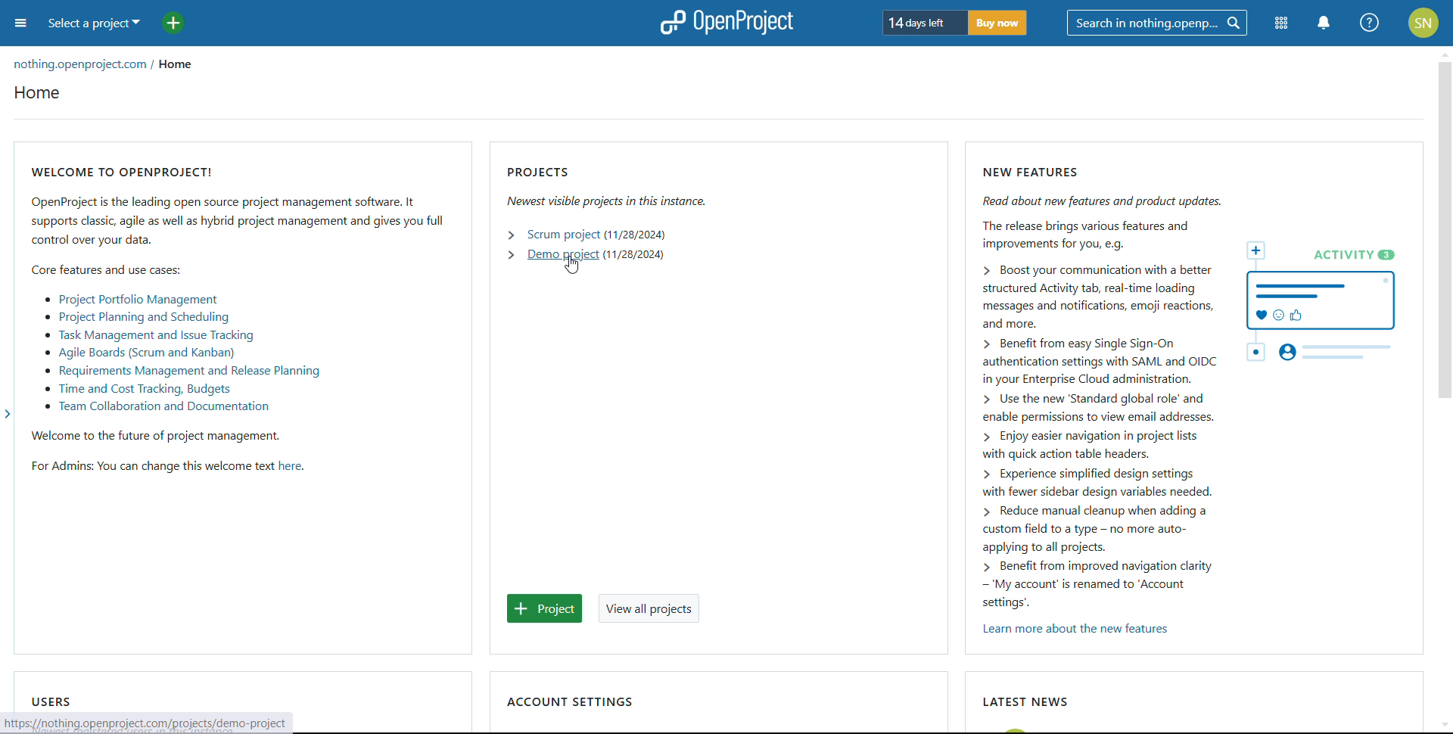 The height and width of the screenshot is (734, 1453). Describe the element at coordinates (21, 23) in the screenshot. I see `open sidebar menu` at that location.